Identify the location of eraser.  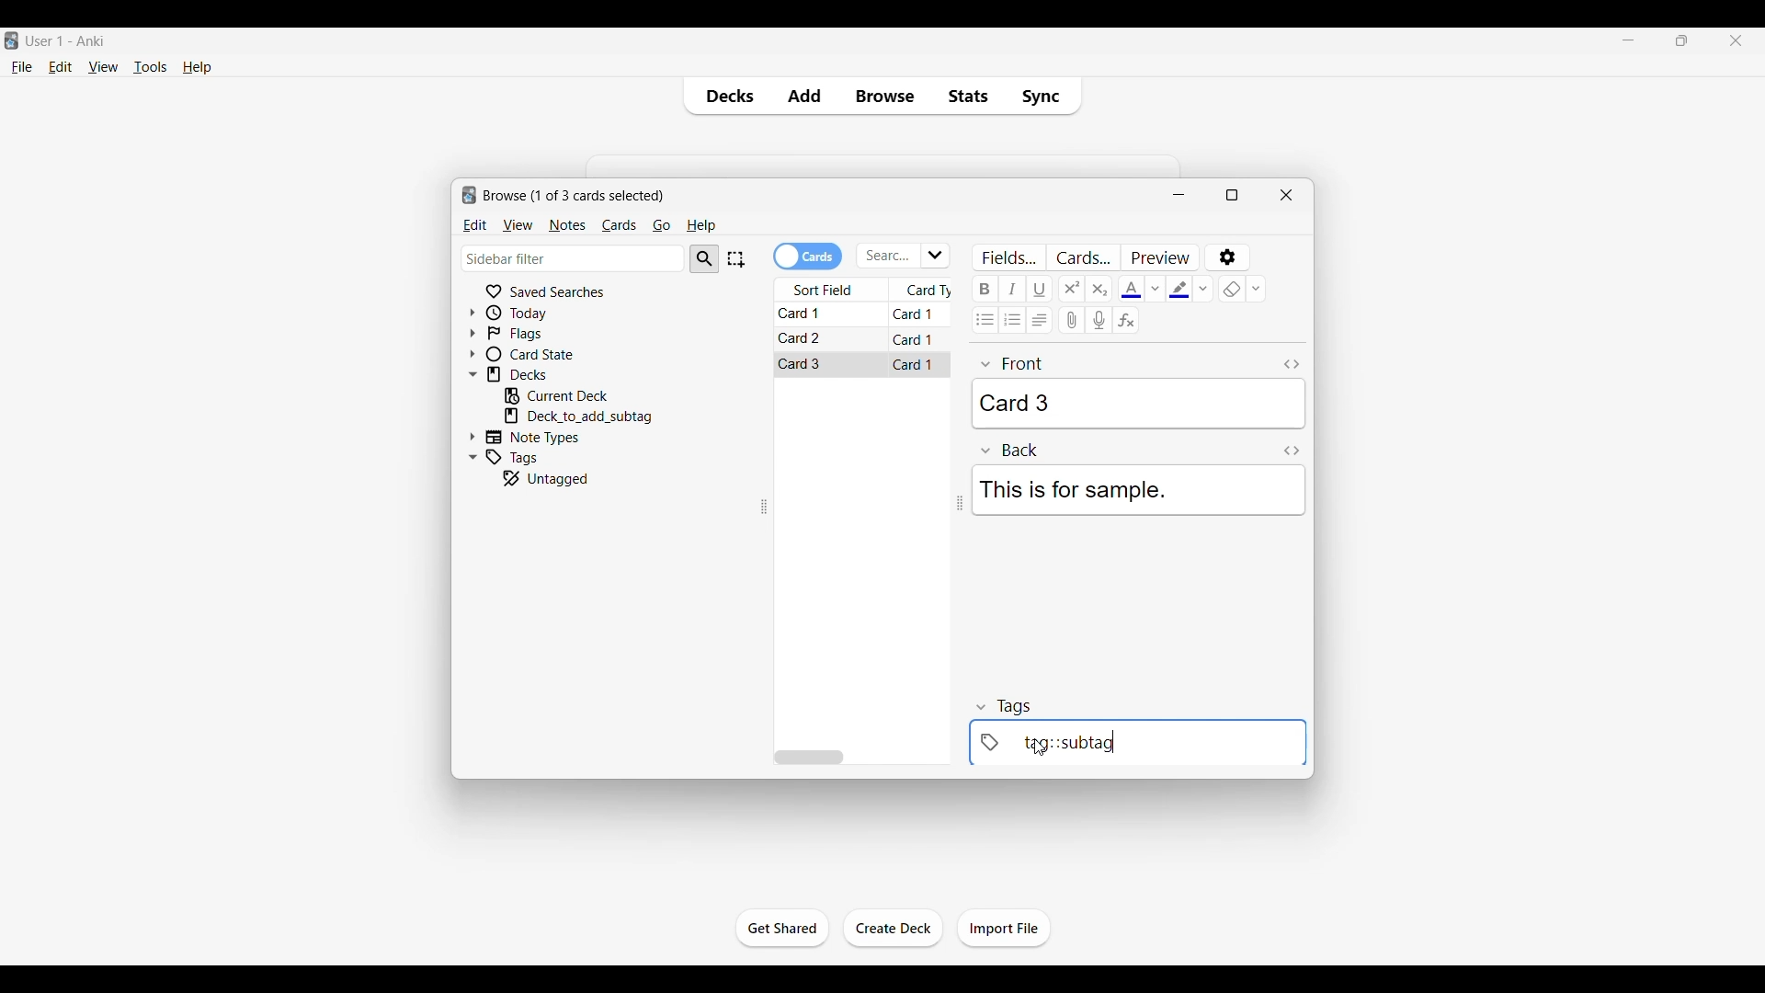
(1232, 289).